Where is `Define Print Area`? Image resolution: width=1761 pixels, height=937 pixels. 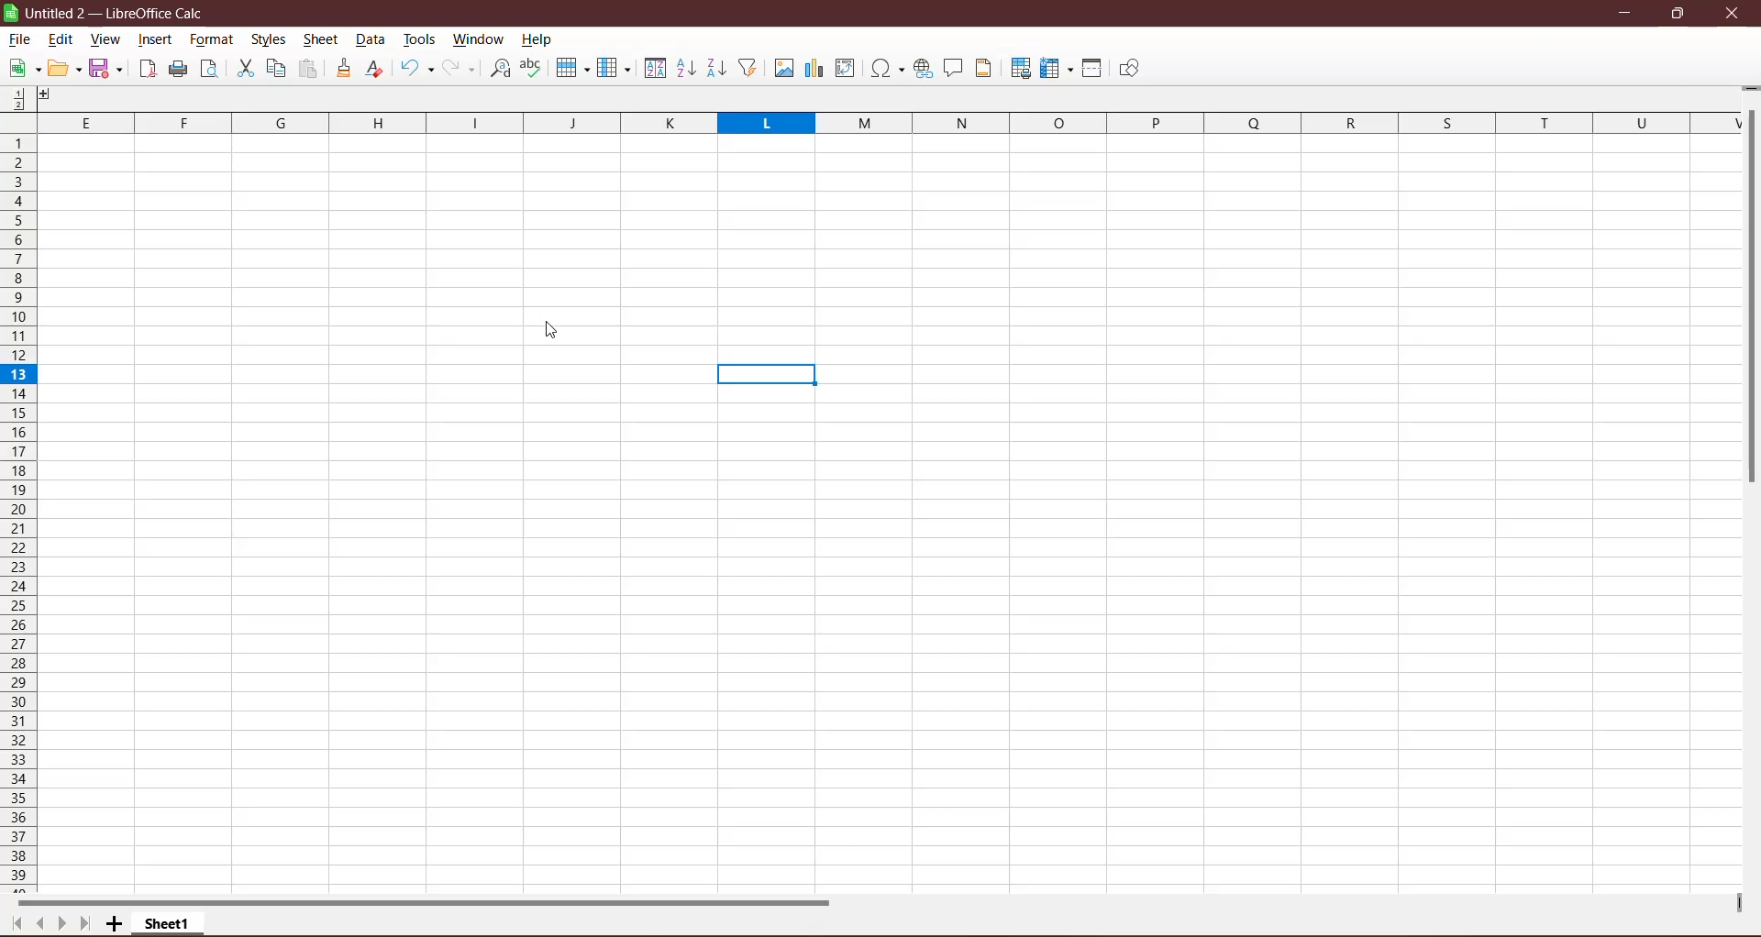
Define Print Area is located at coordinates (1020, 70).